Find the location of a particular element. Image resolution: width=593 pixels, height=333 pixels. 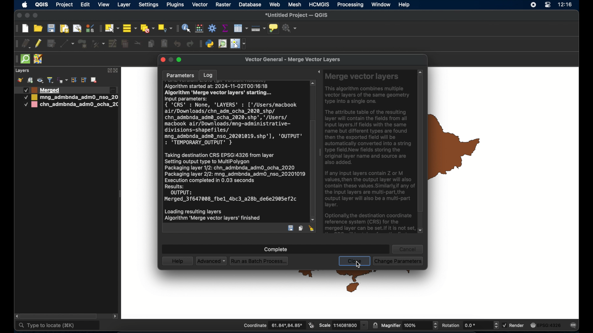

create new project is located at coordinates (26, 29).